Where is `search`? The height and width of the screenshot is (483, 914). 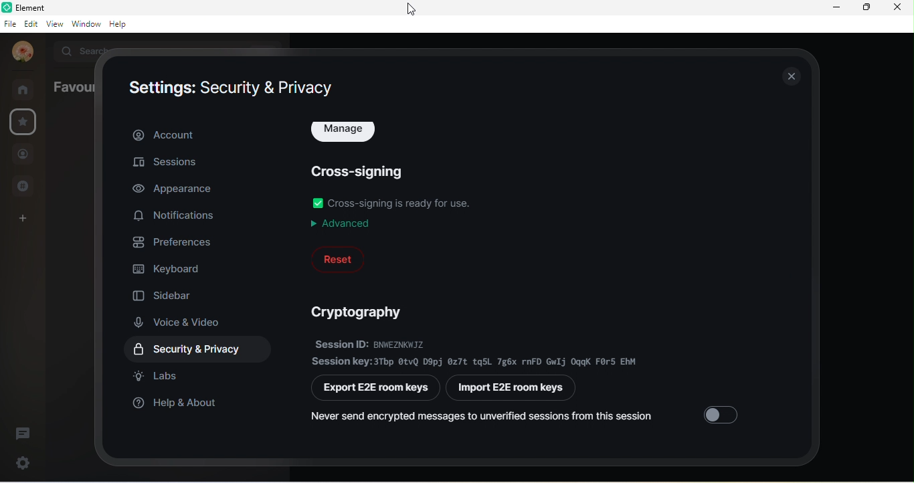
search is located at coordinates (86, 50).